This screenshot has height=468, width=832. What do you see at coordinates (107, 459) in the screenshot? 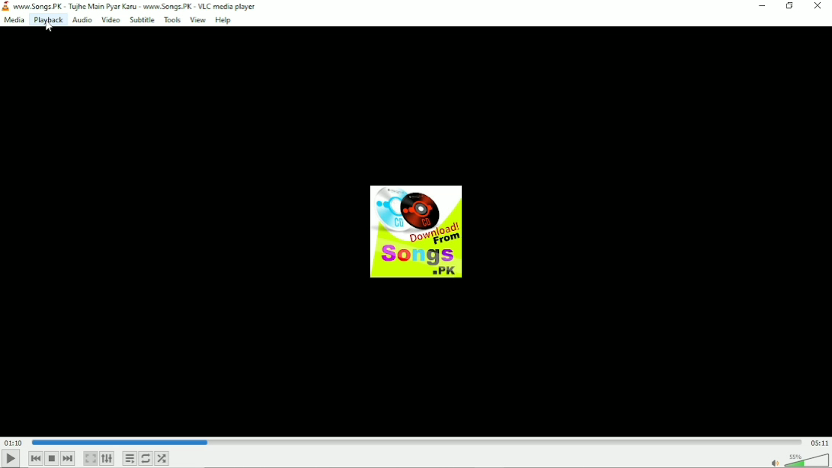
I see `Show extended settings` at bounding box center [107, 459].